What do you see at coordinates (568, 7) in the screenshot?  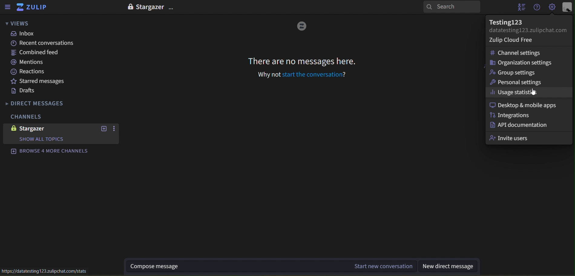 I see `view profile` at bounding box center [568, 7].